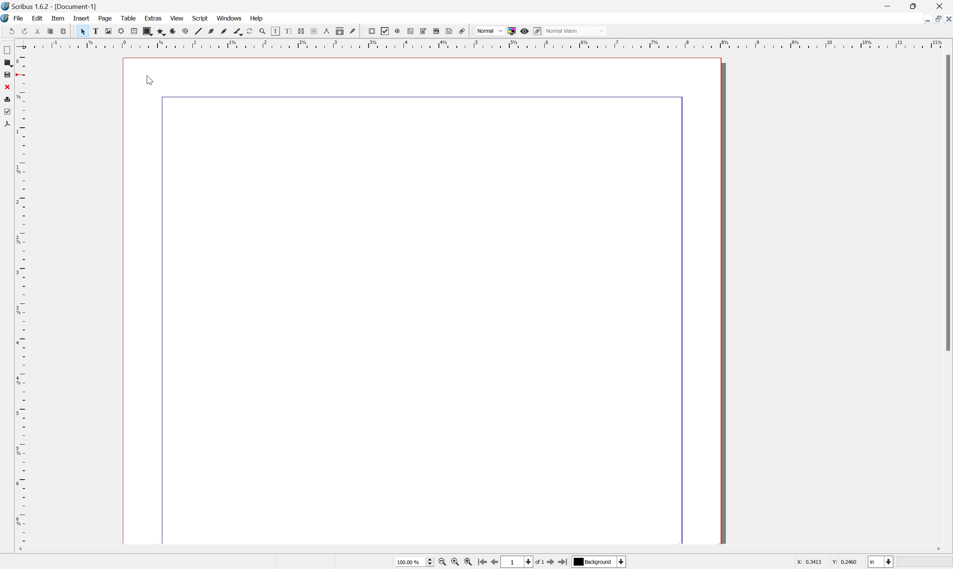 The height and width of the screenshot is (569, 953). Describe the element at coordinates (563, 563) in the screenshot. I see `go to last page` at that location.